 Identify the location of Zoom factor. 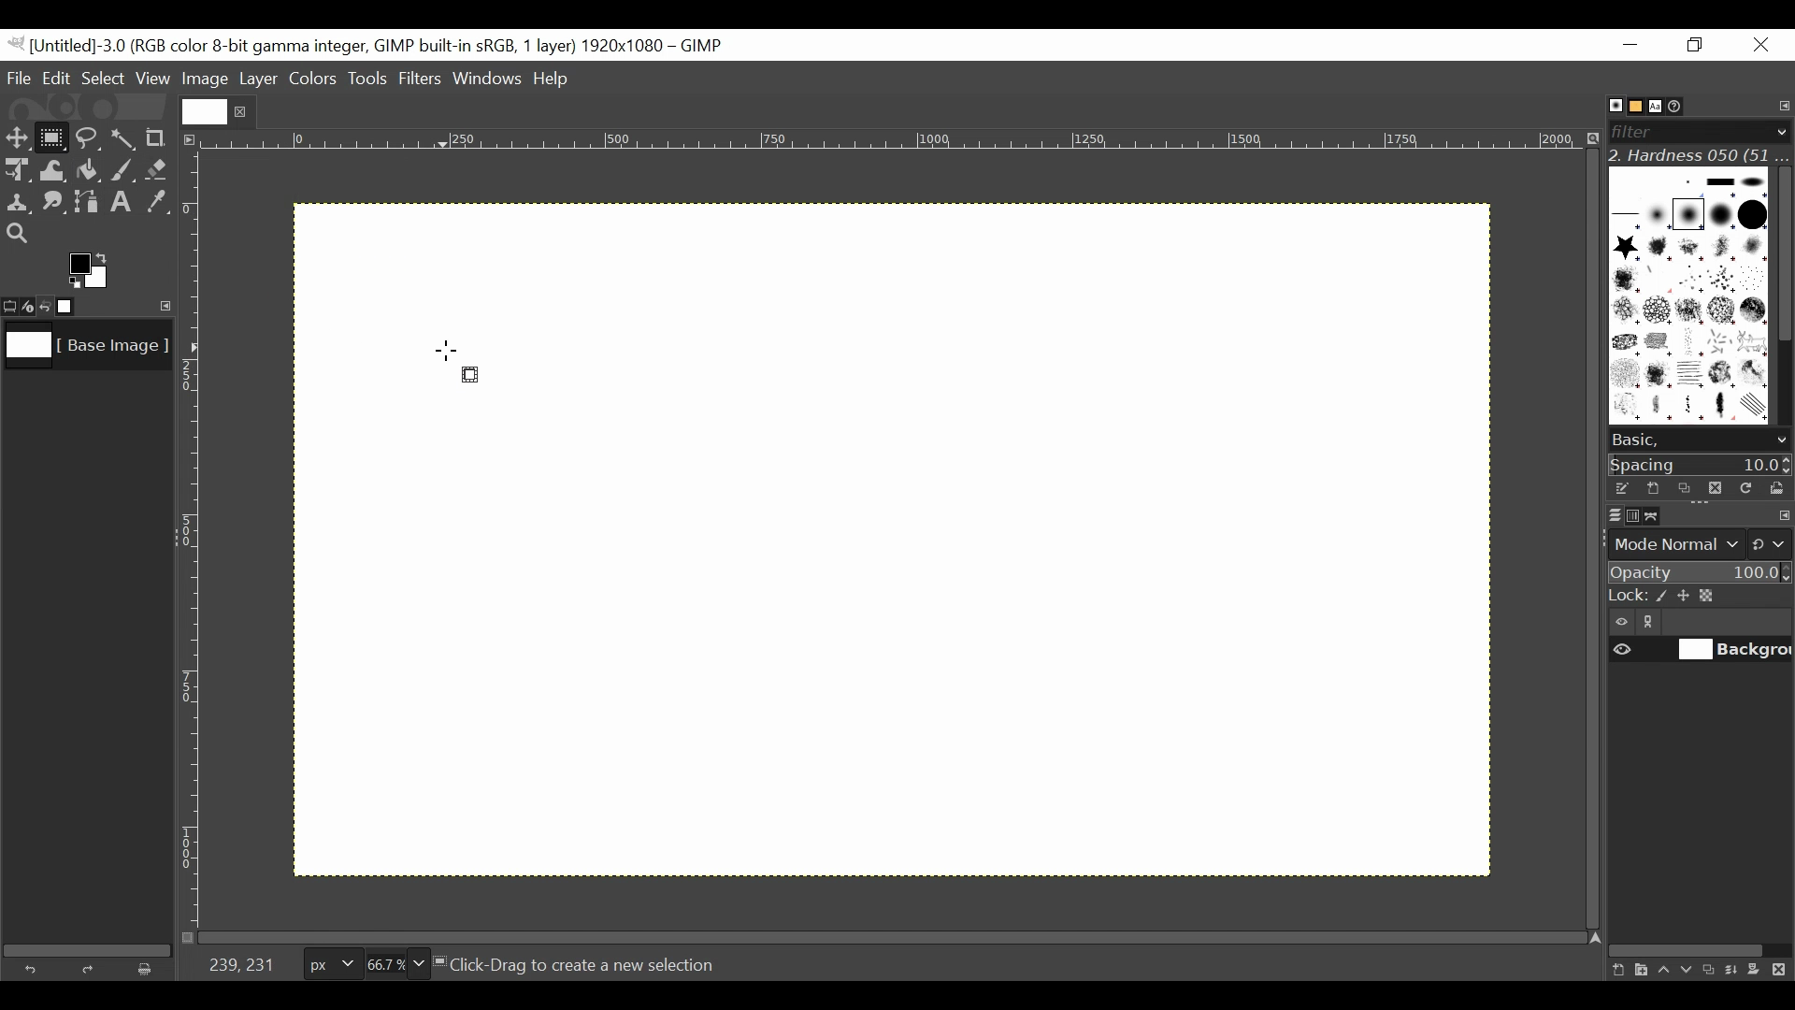
(397, 961).